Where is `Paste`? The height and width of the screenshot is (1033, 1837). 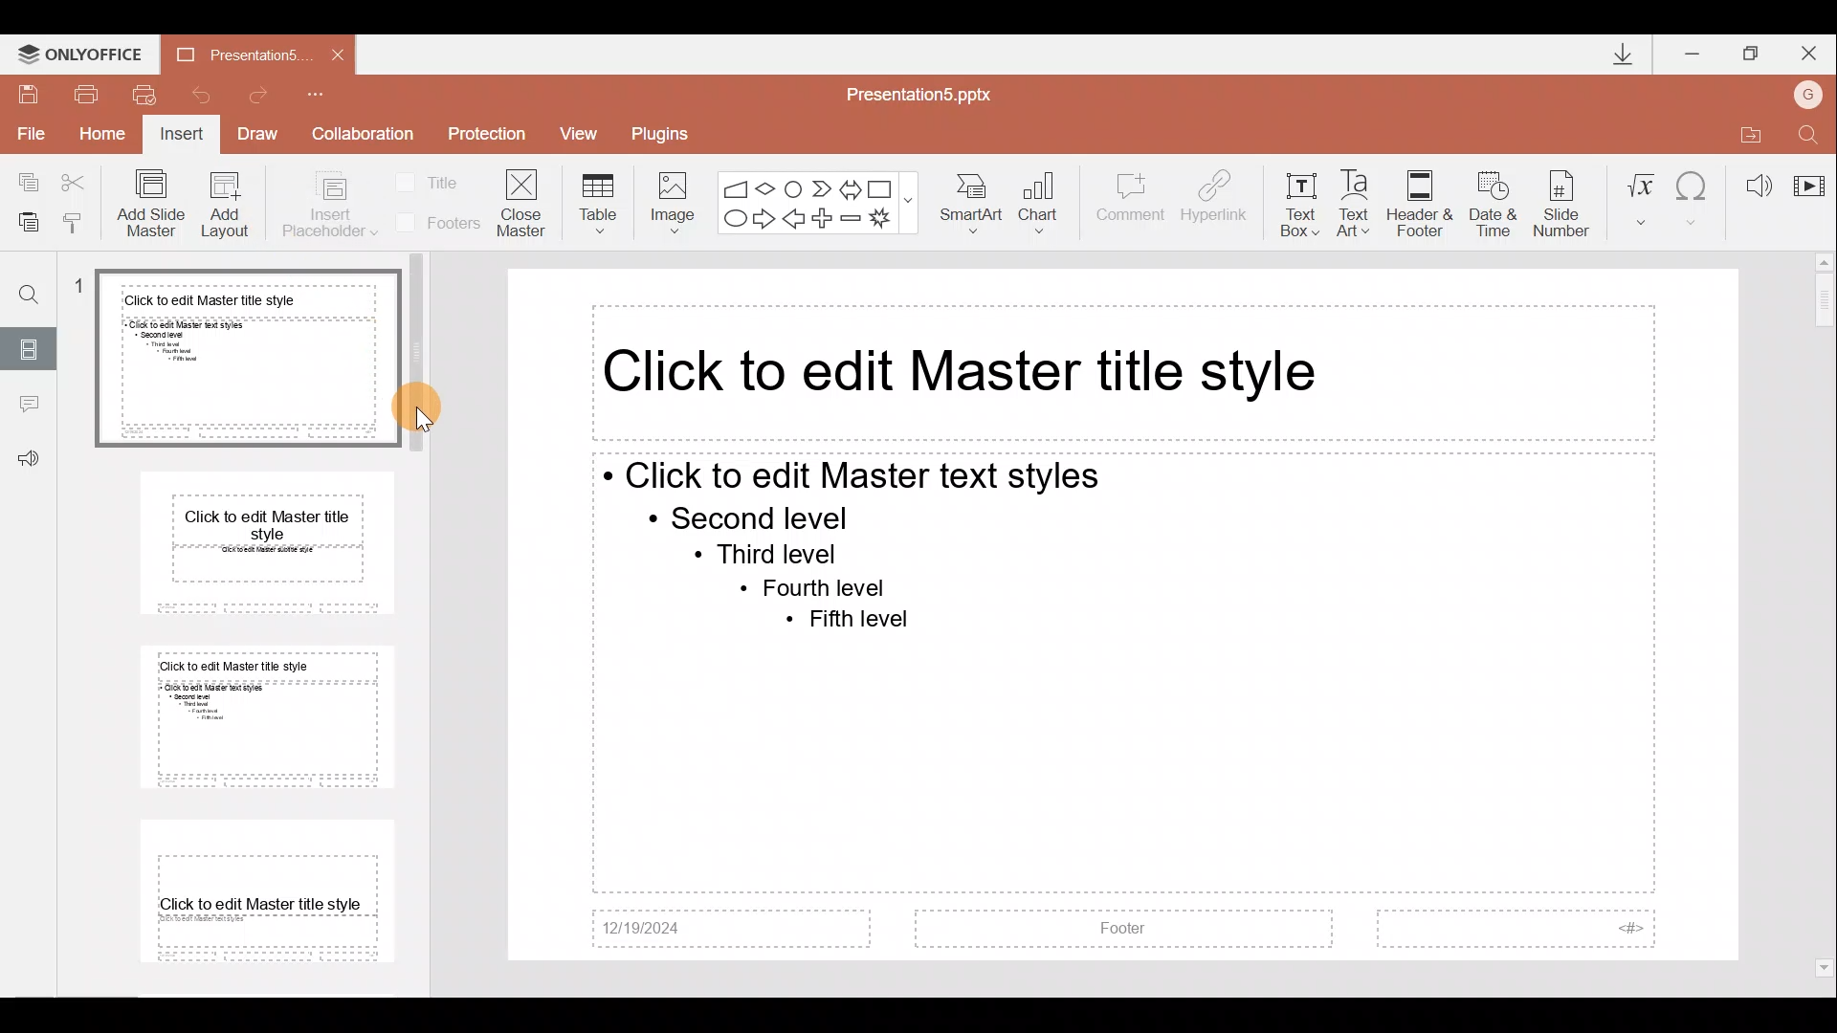 Paste is located at coordinates (28, 225).